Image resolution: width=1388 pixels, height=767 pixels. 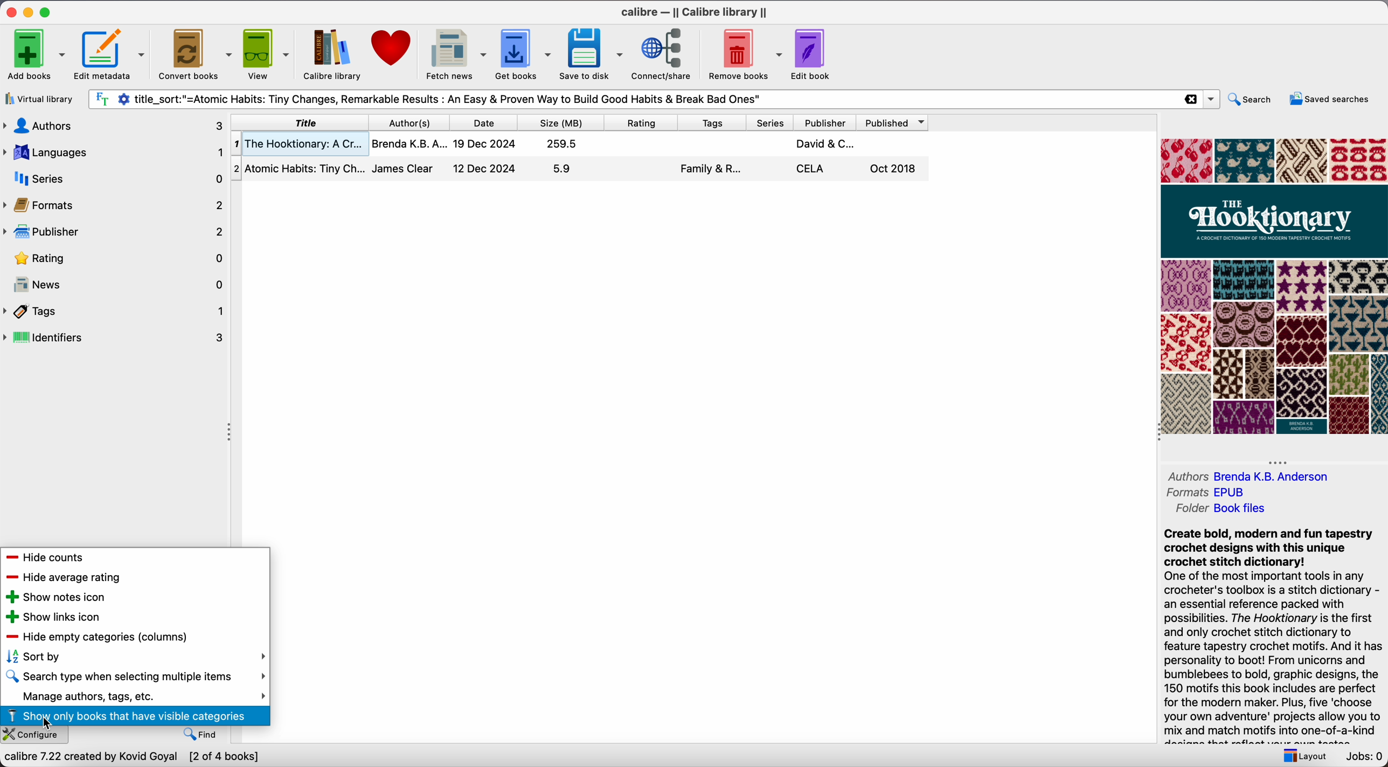 What do you see at coordinates (695, 11) in the screenshot?
I see `Calibre - ||Calibre library||` at bounding box center [695, 11].